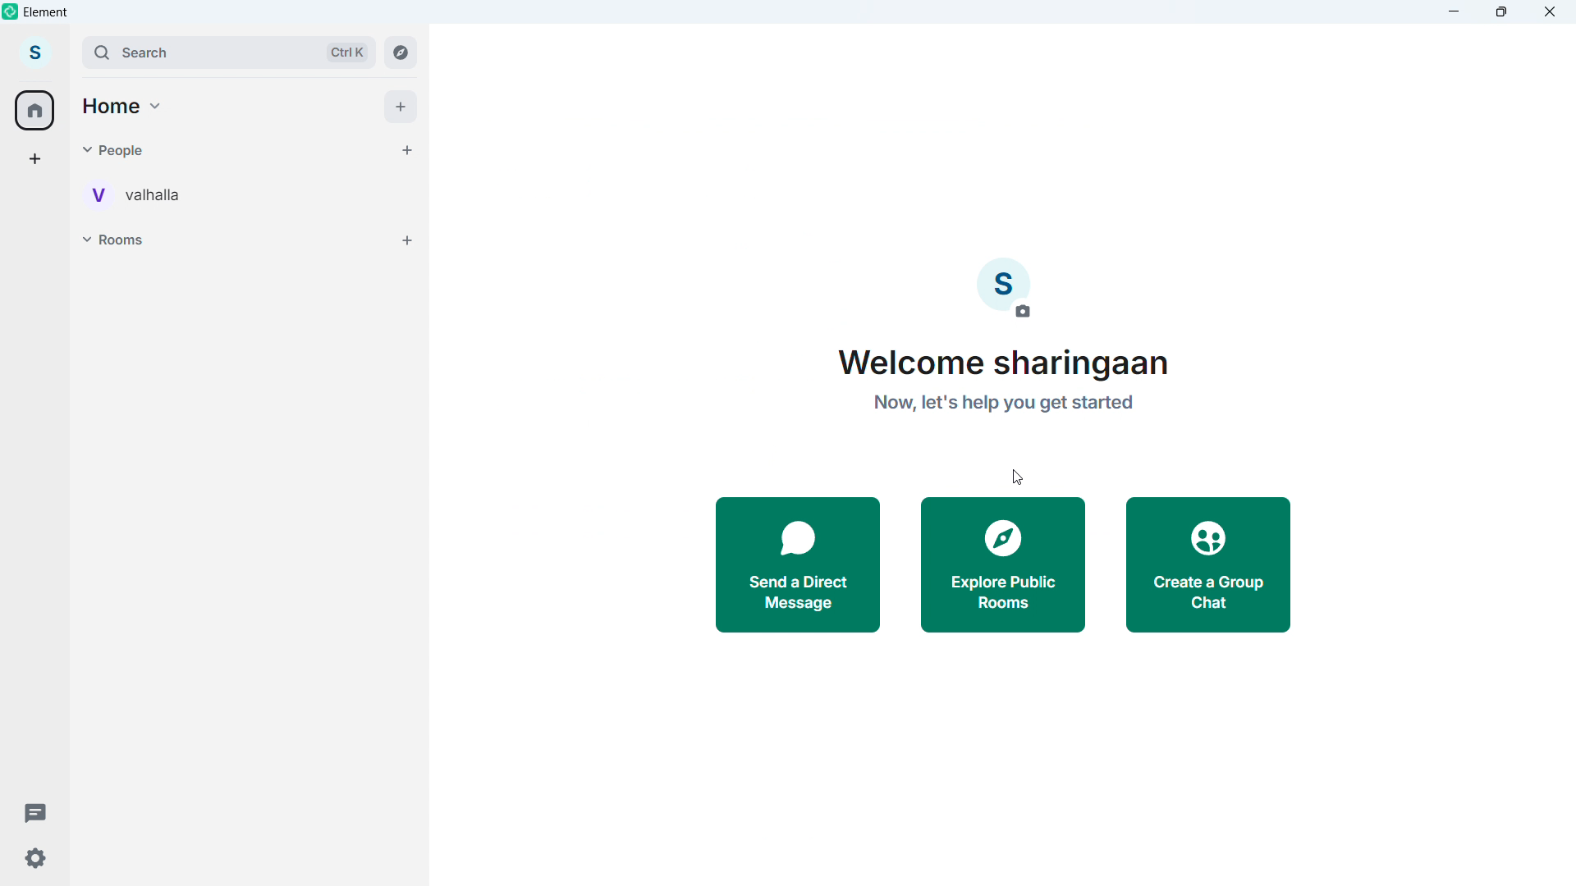  What do you see at coordinates (35, 53) in the screenshot?
I see `account` at bounding box center [35, 53].